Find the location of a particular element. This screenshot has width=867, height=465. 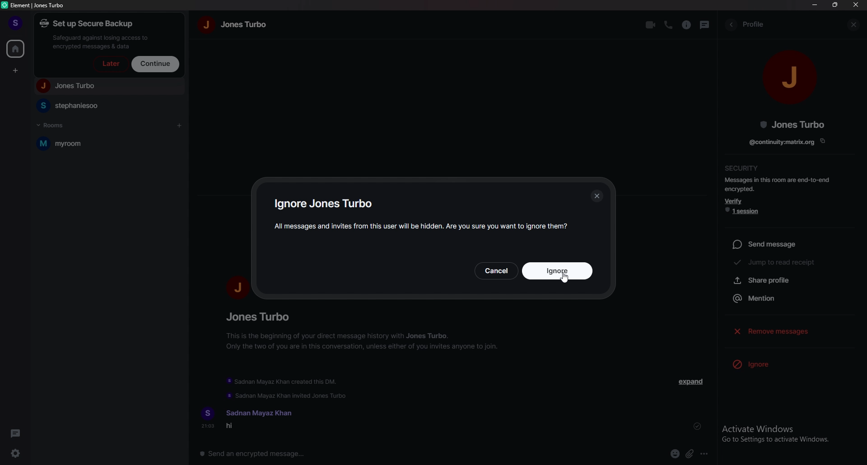

people photo is located at coordinates (791, 75).